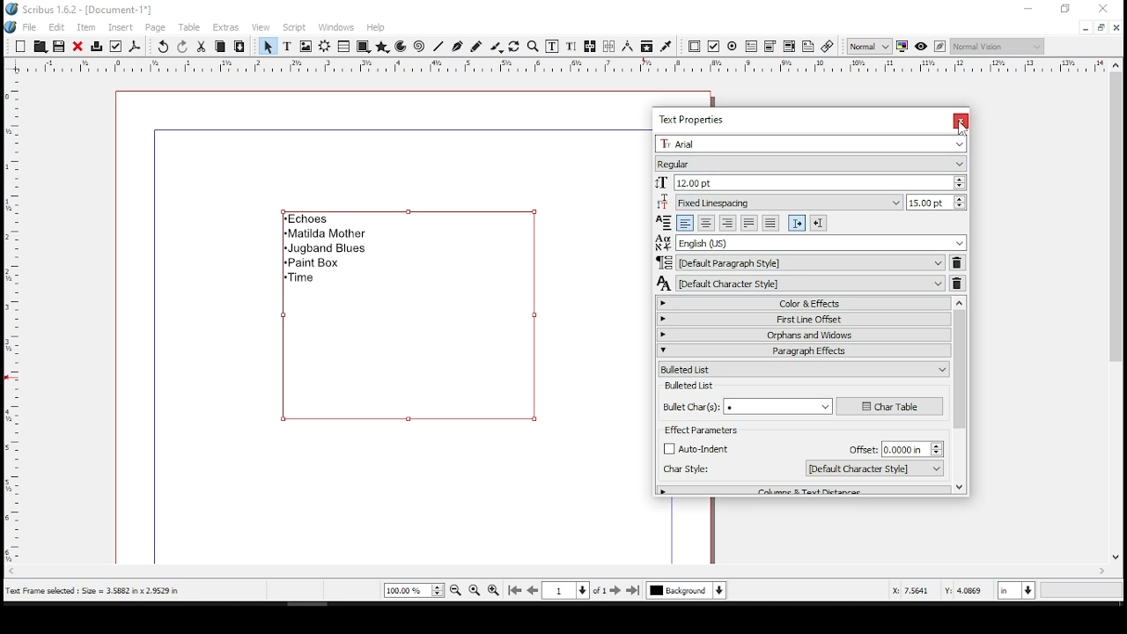 Image resolution: width=1127 pixels, height=634 pixels. I want to click on preflight verifier, so click(116, 45).